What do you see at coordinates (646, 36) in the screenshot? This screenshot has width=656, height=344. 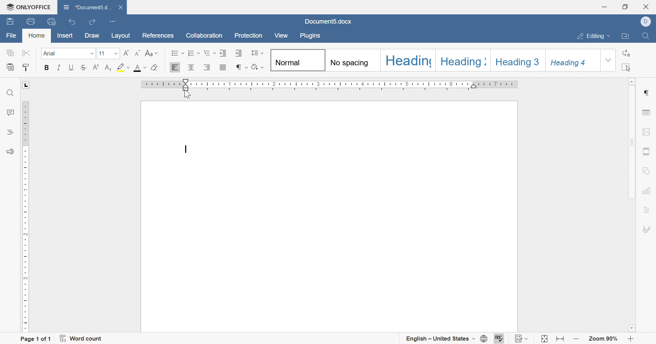 I see `find` at bounding box center [646, 36].